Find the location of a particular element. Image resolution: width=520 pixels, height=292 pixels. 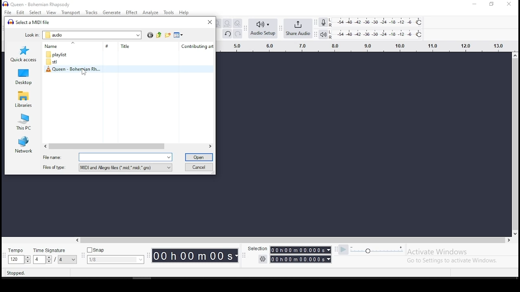

new folder is located at coordinates (169, 34).